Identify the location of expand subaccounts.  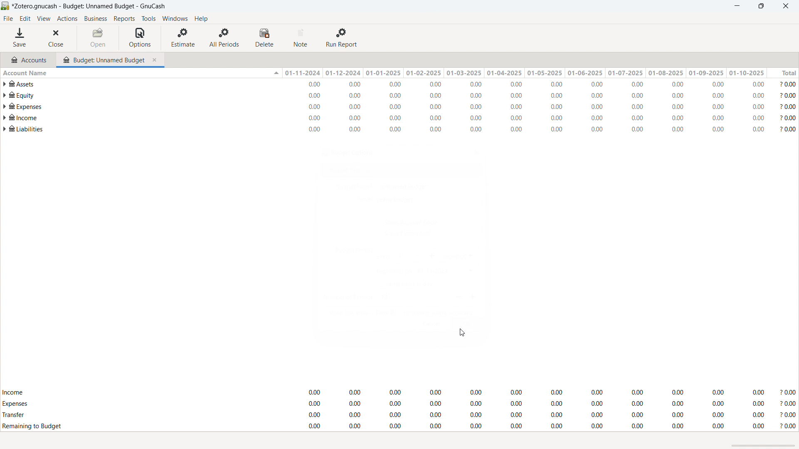
(5, 106).